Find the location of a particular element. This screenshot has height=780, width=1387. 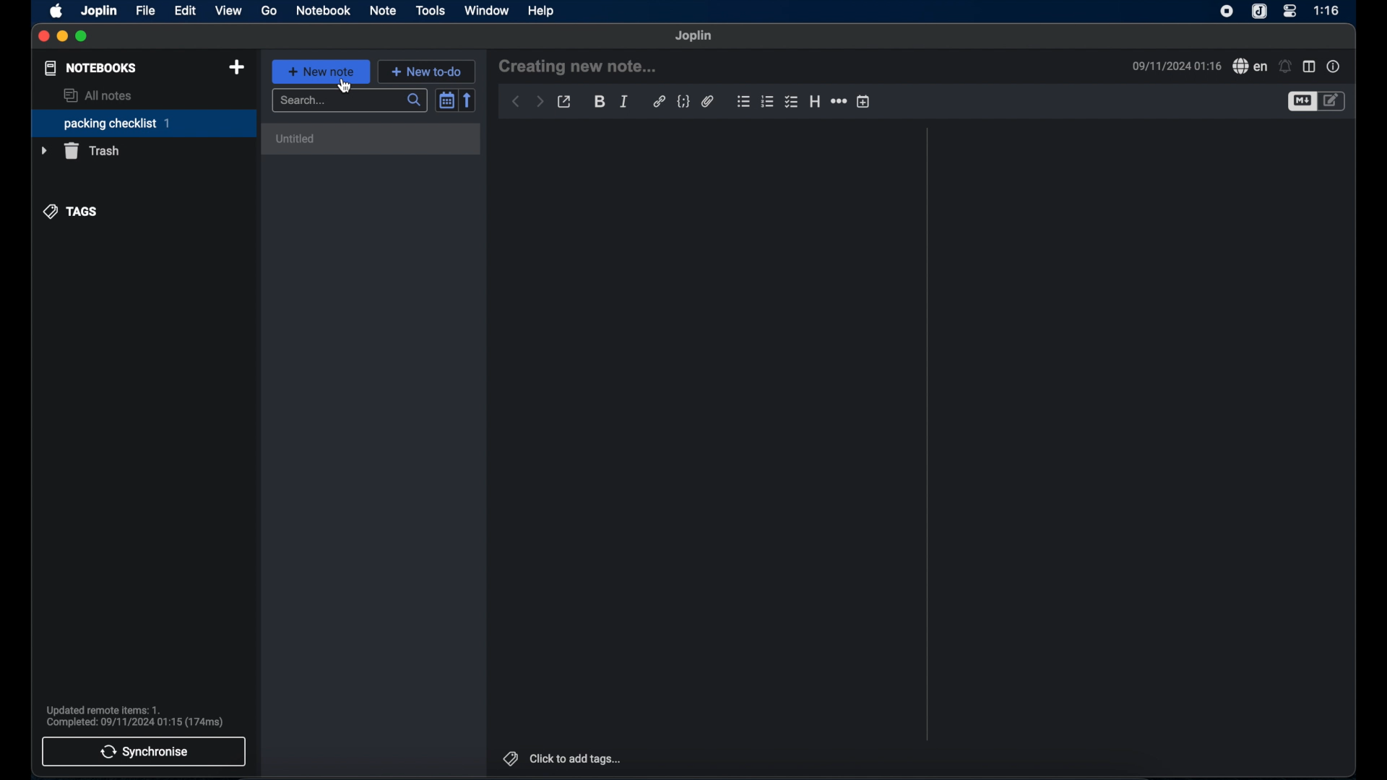

09/11/2024 01:16 is located at coordinates (1172, 66).